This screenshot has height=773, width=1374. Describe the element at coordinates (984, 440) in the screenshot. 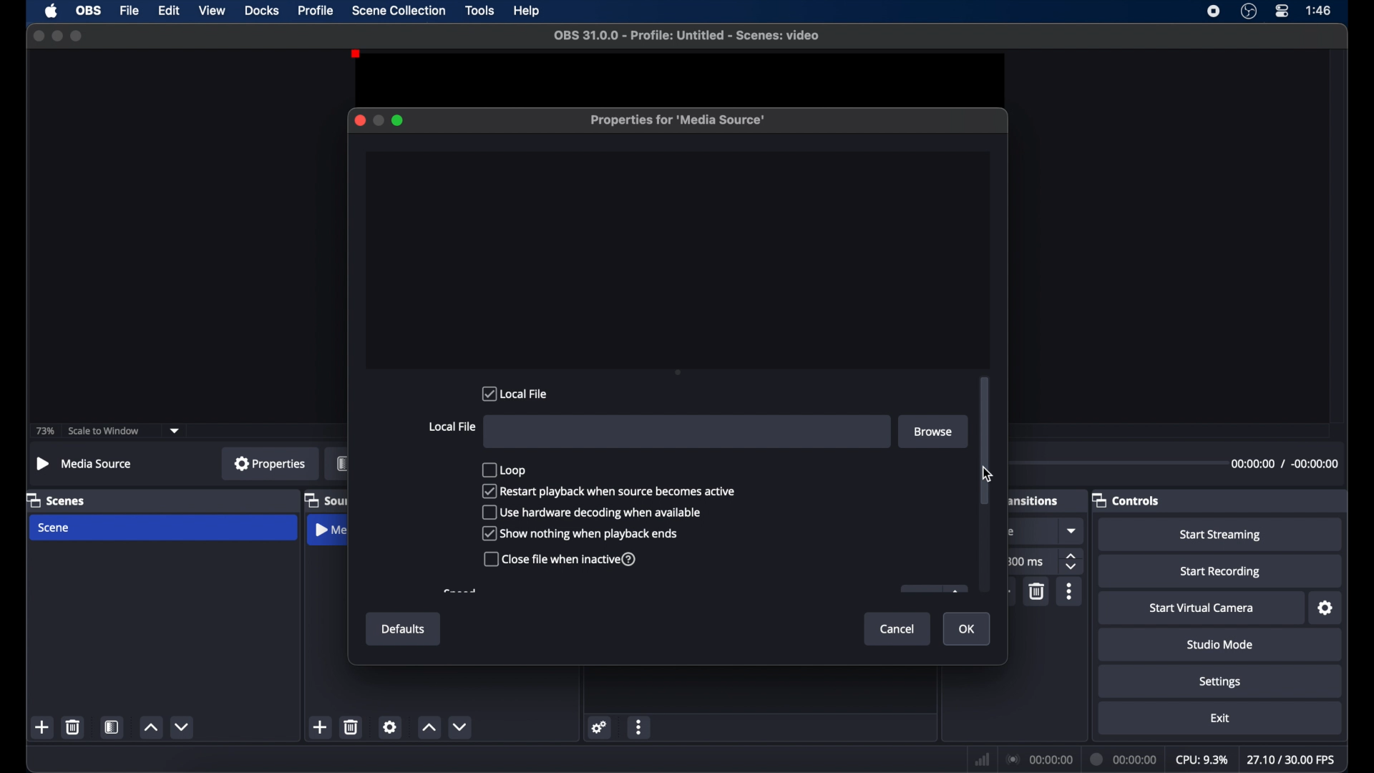

I see `scroll box` at that location.